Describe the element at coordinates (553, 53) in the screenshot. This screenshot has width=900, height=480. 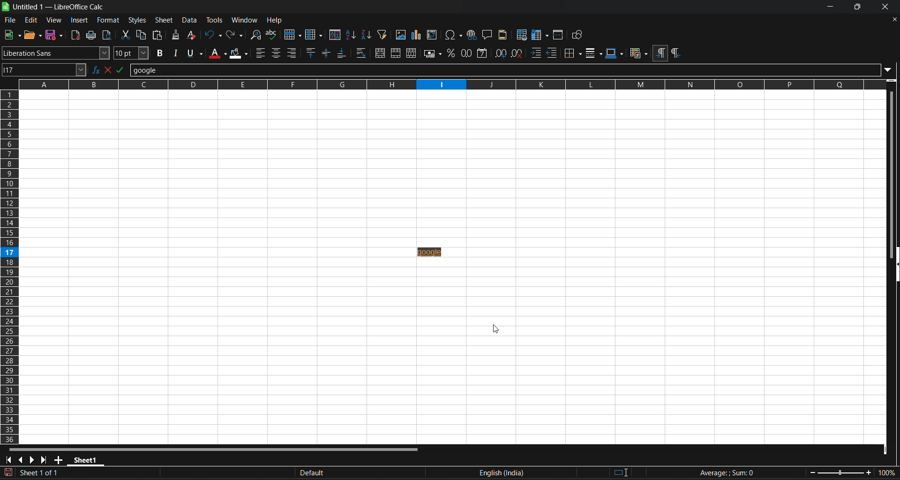
I see `decrease indent` at that location.